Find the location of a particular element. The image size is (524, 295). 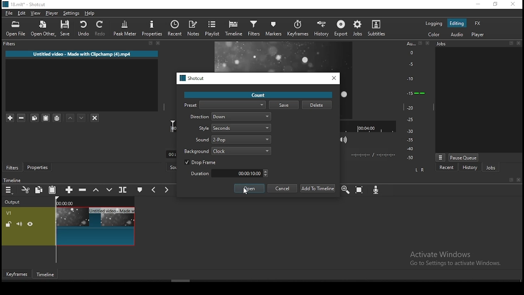

delete is located at coordinates (317, 105).